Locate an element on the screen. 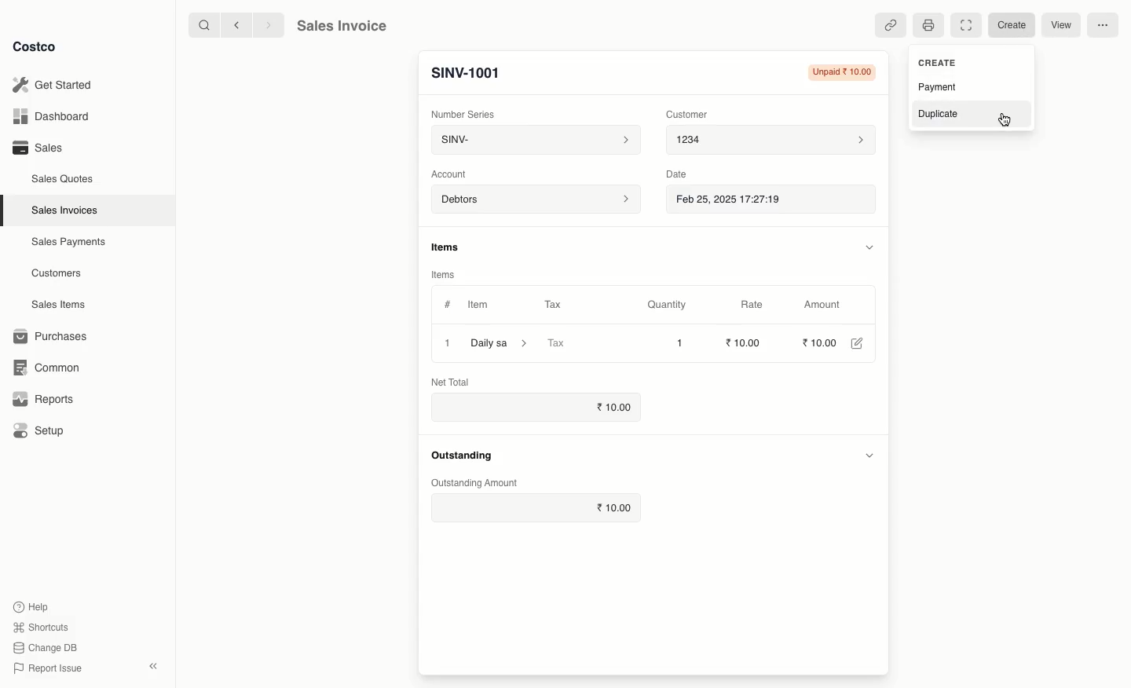 The width and height of the screenshot is (1131, 688). Shortcuts is located at coordinates (42, 626).